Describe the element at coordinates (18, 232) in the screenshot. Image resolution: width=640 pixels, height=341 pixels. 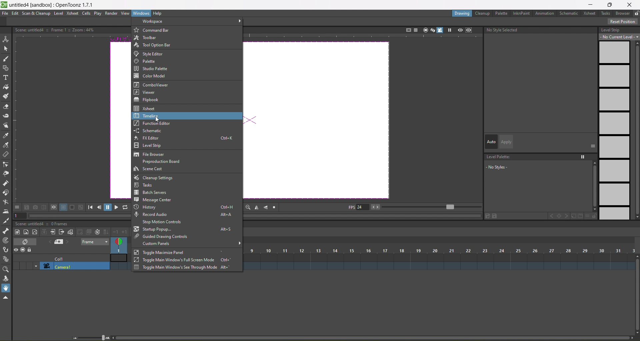
I see `new toonz raster level` at that location.